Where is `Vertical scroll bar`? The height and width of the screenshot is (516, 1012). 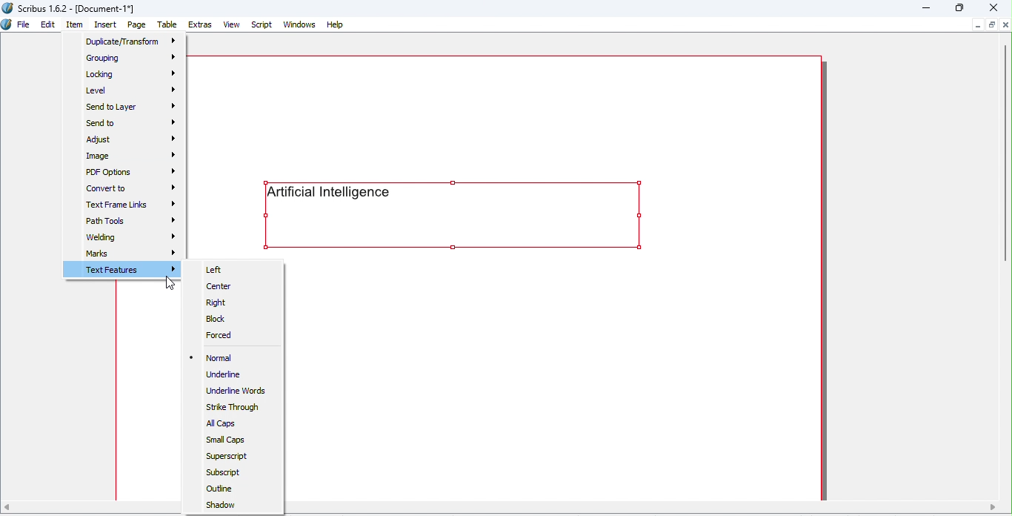 Vertical scroll bar is located at coordinates (1006, 153).